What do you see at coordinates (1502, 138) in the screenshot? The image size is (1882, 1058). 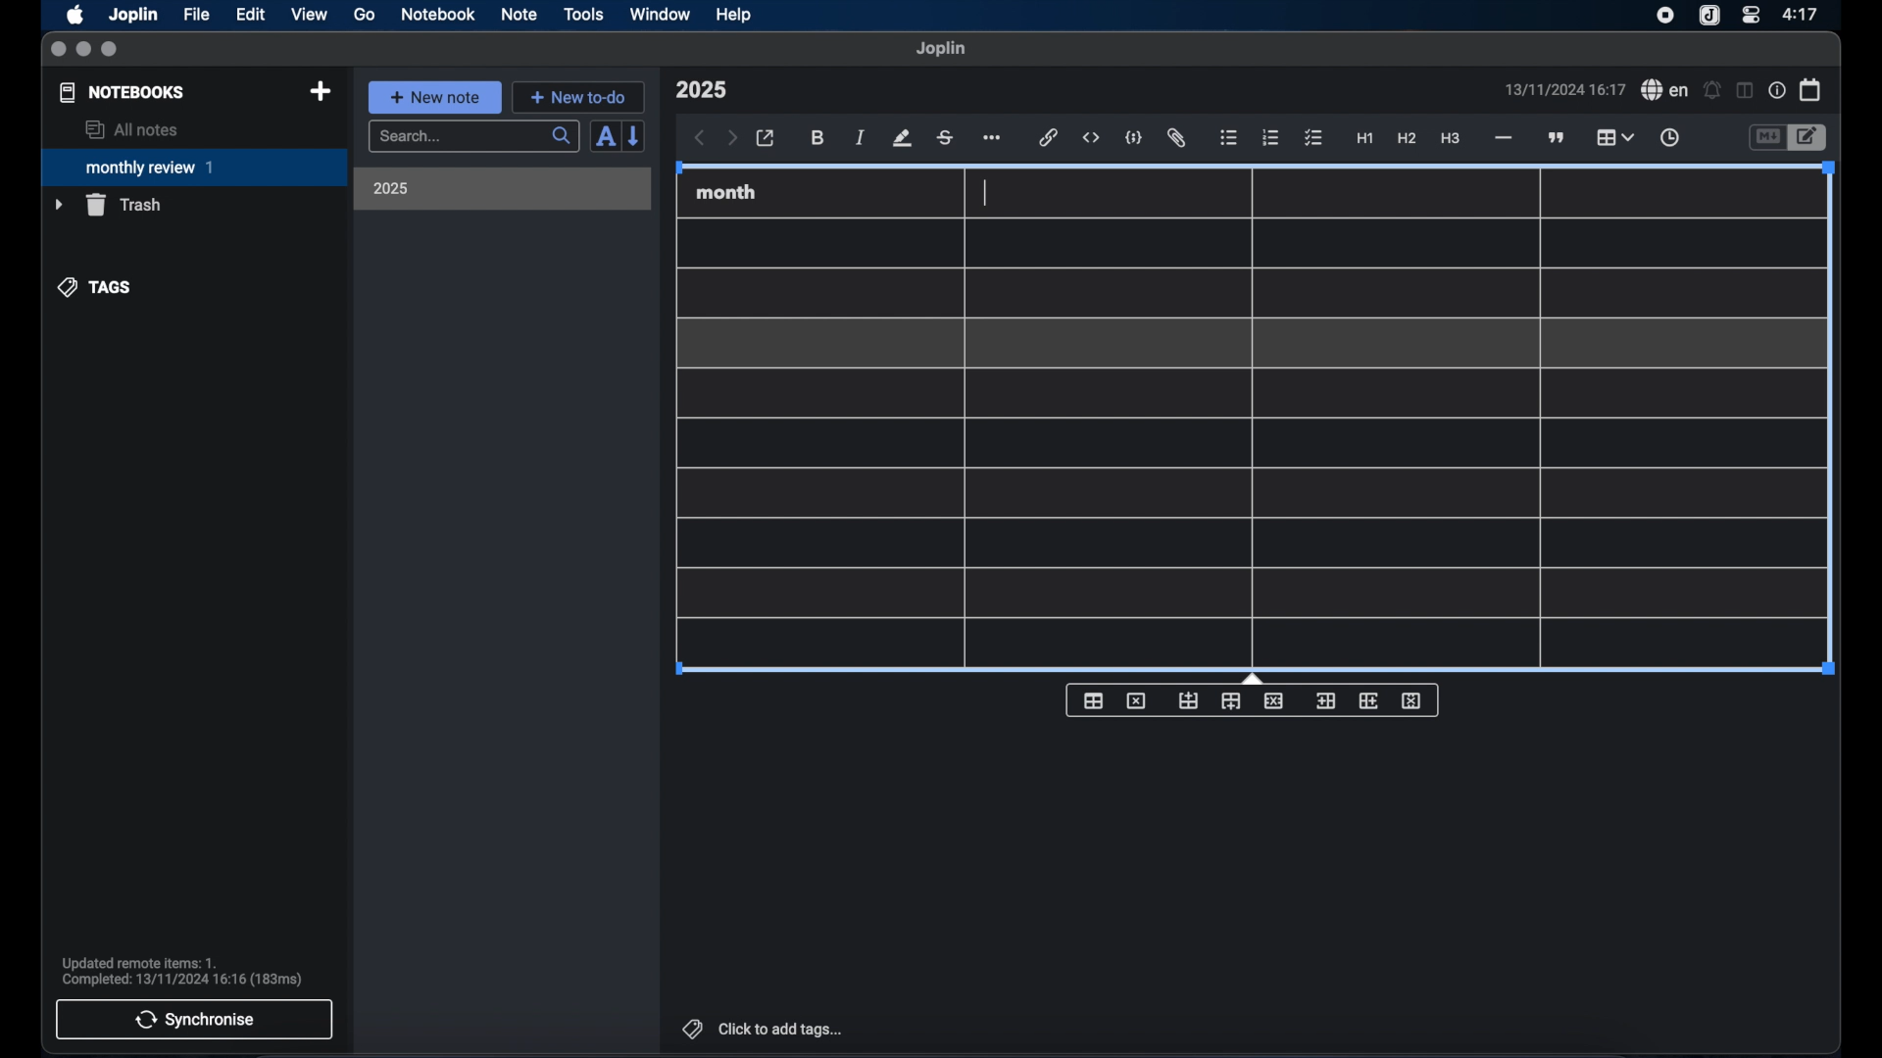 I see `horizontal rule` at bounding box center [1502, 138].